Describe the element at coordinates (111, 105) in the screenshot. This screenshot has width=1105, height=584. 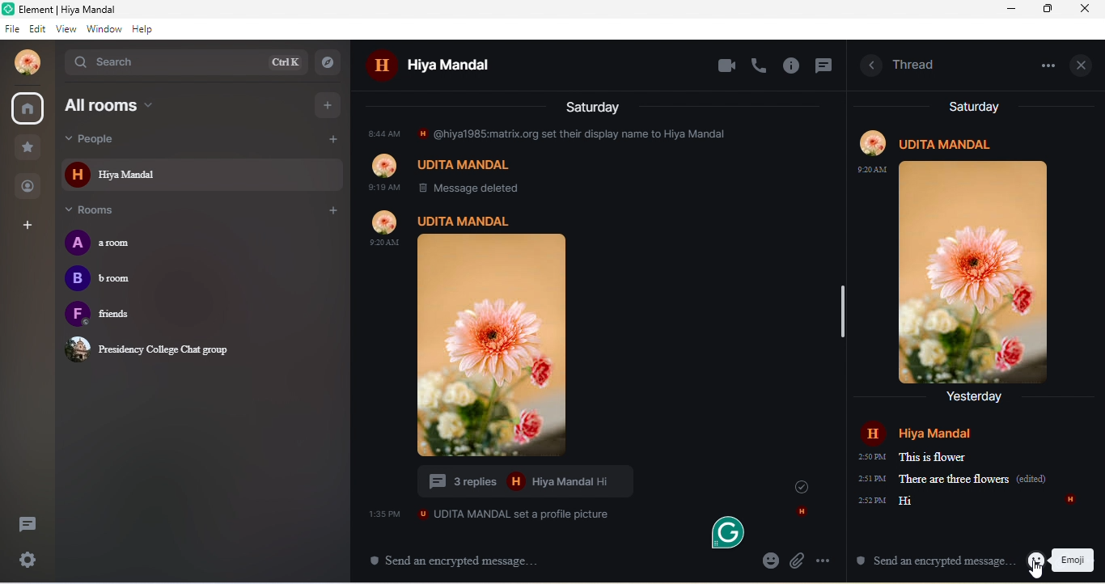
I see `All rooms` at that location.